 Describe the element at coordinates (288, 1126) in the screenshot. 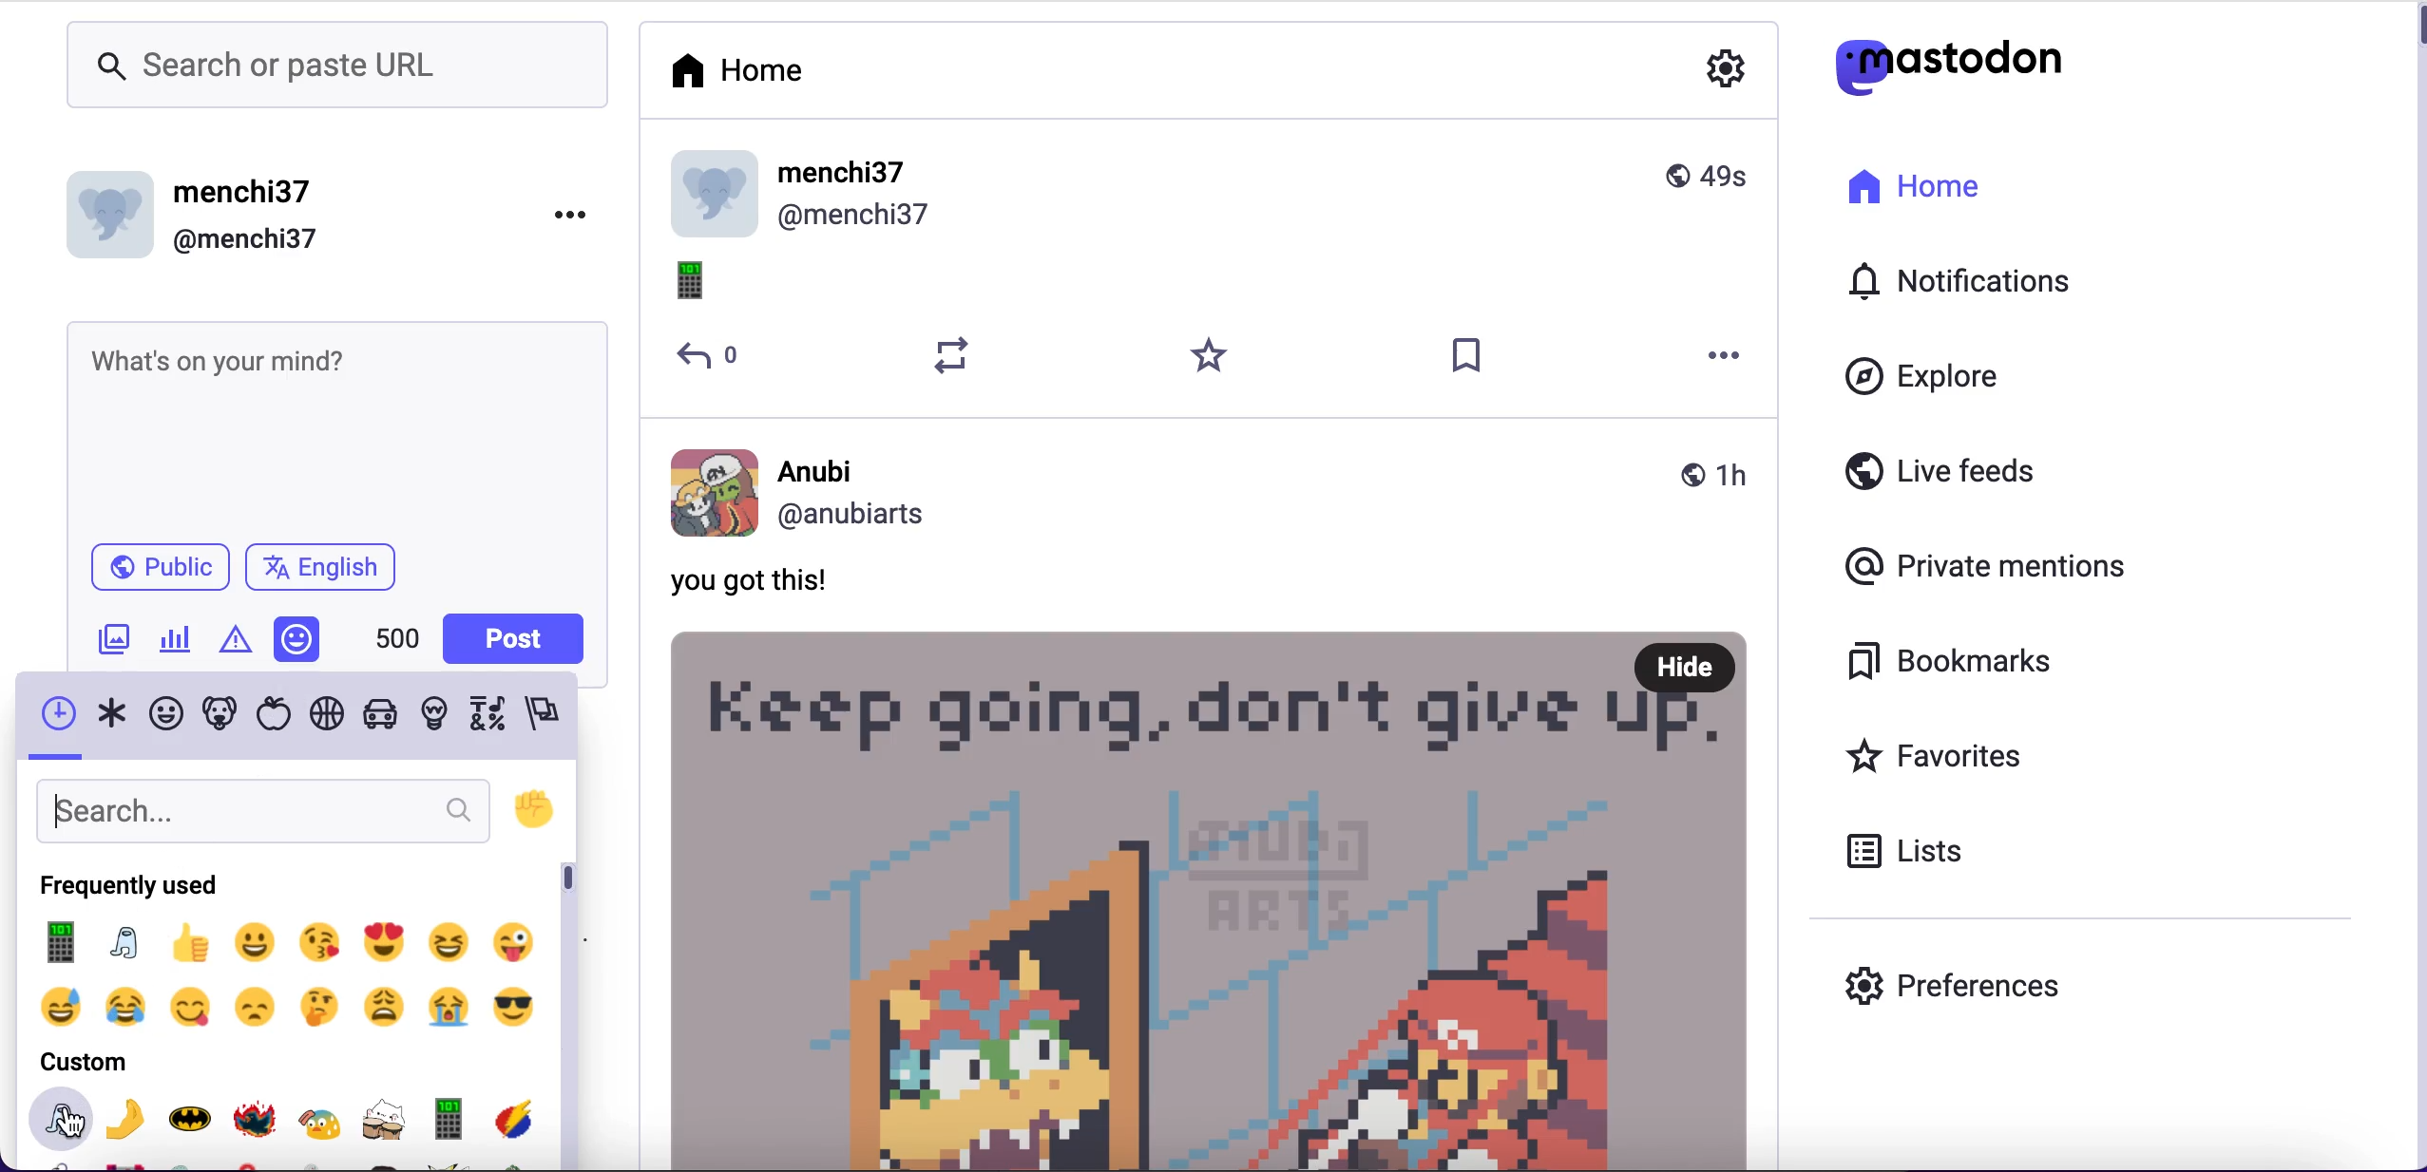

I see `custom emojis` at that location.